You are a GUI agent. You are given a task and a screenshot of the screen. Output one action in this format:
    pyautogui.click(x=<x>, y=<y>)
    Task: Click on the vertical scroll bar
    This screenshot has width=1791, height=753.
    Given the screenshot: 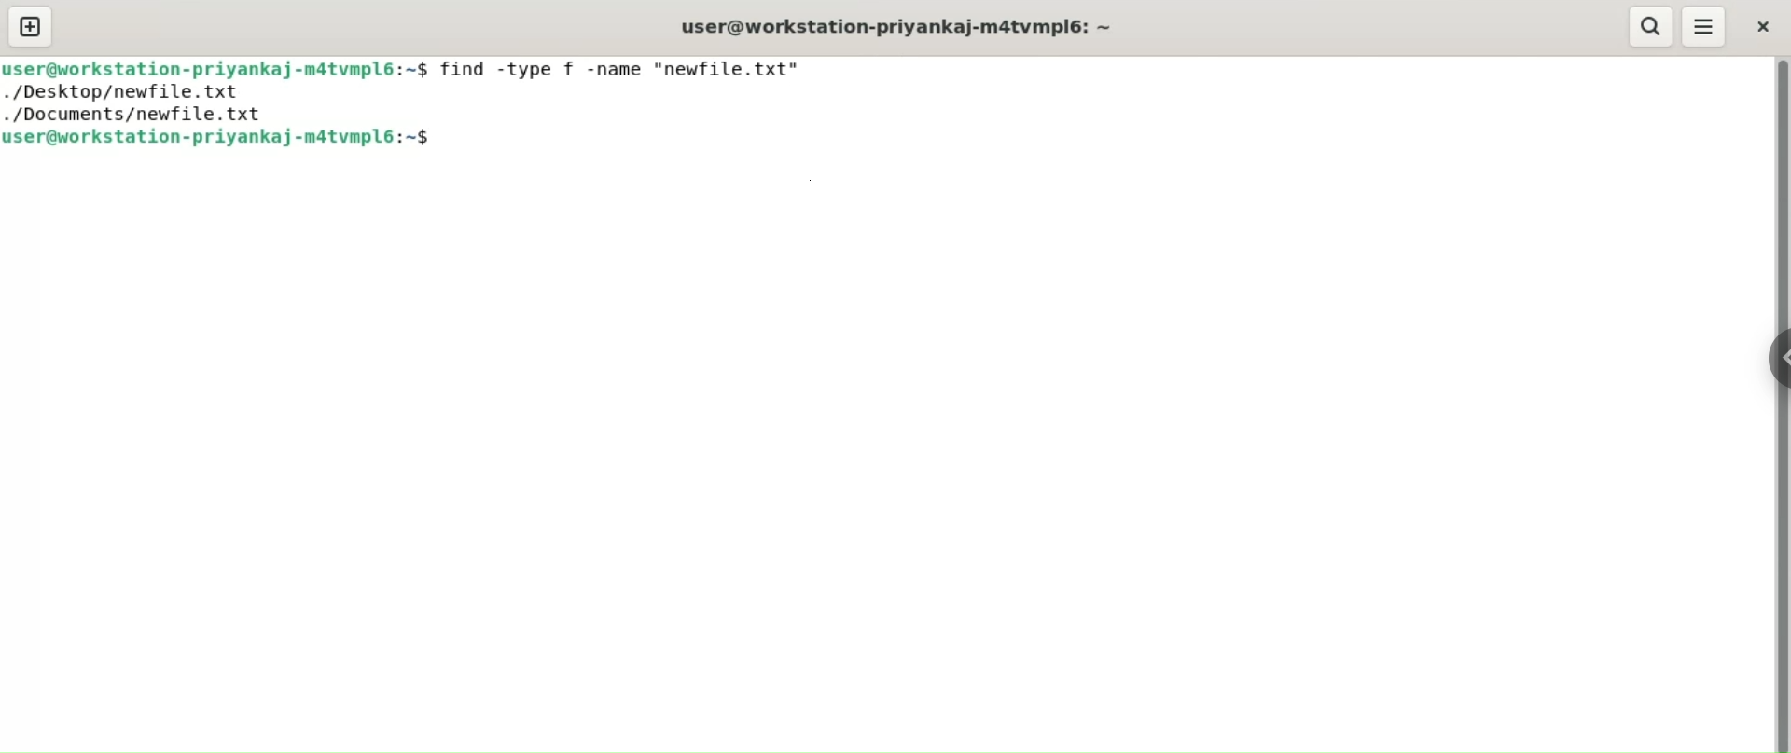 What is the action you would take?
    pyautogui.click(x=1780, y=402)
    